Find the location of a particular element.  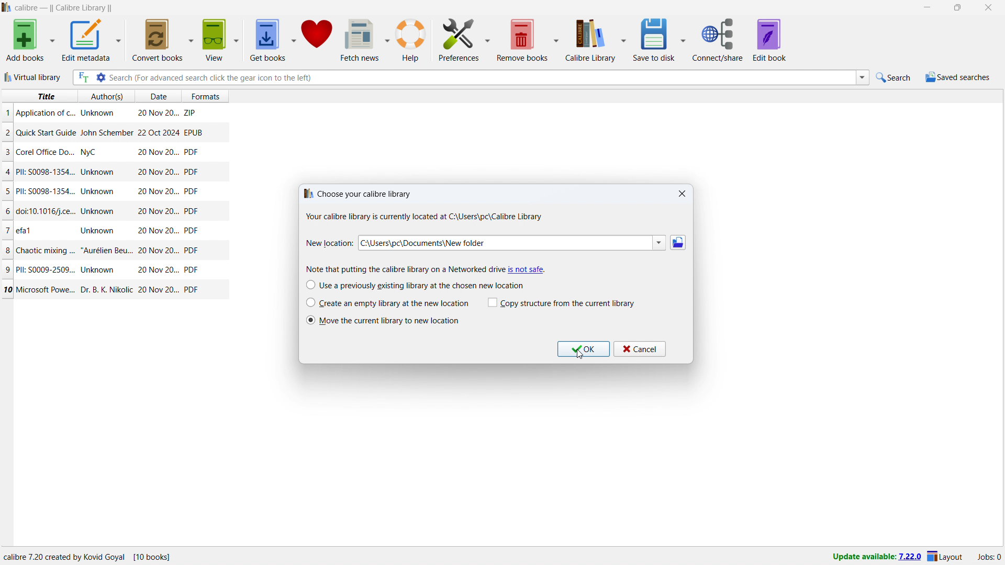

save to disk is located at coordinates (656, 39).